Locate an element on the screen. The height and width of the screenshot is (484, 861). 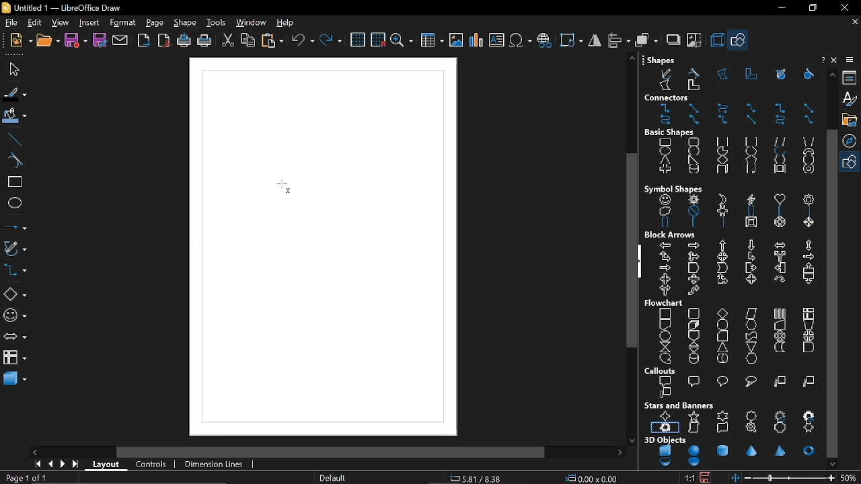
callouts is located at coordinates (733, 382).